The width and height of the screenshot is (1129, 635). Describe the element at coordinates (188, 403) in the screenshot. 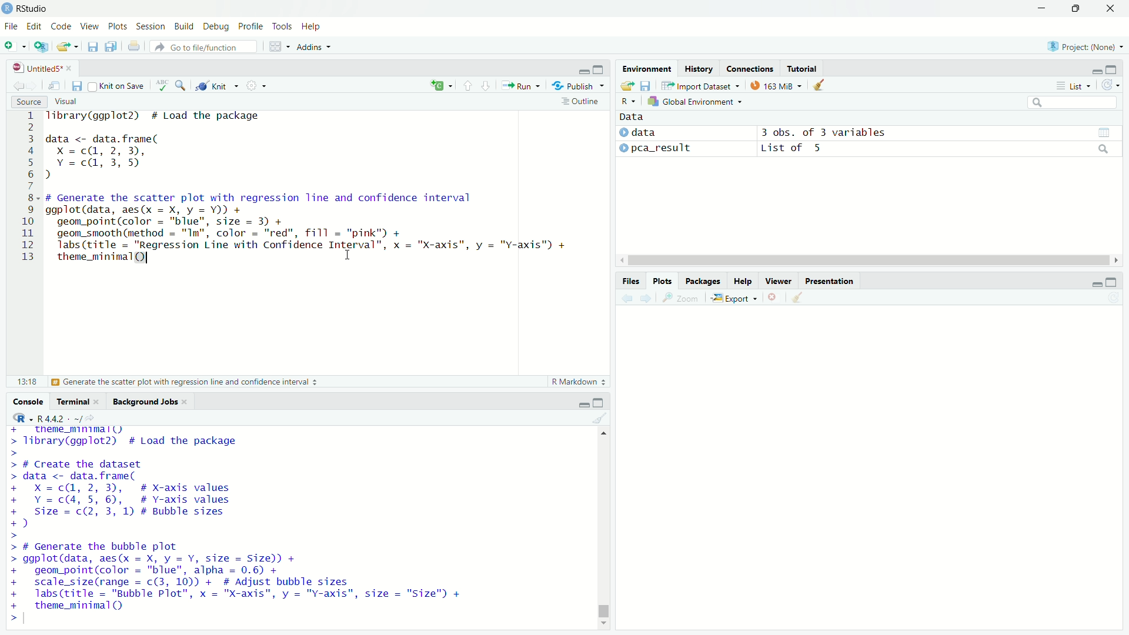

I see `close` at that location.